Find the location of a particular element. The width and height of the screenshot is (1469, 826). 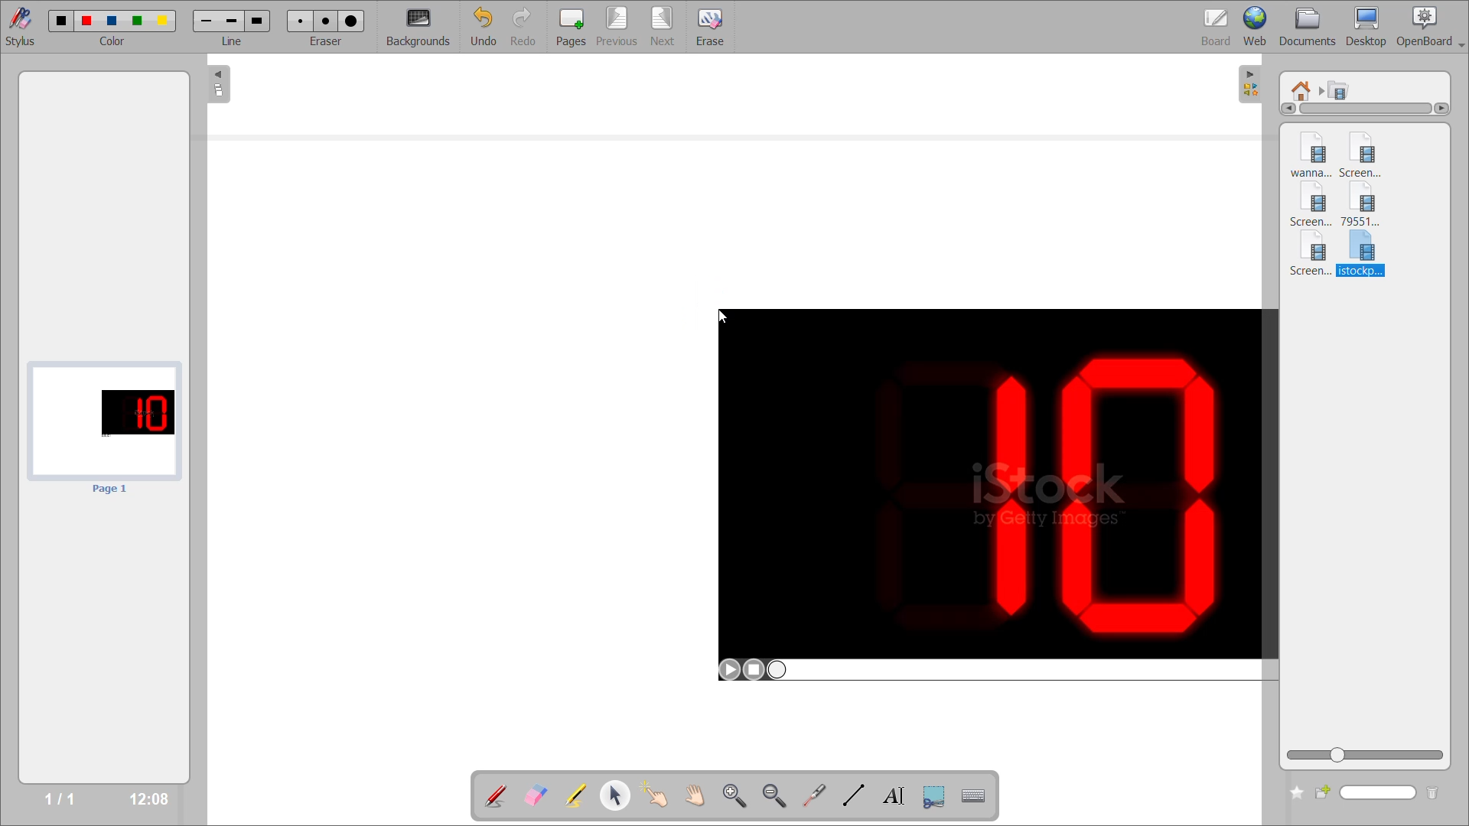

undo is located at coordinates (482, 28).